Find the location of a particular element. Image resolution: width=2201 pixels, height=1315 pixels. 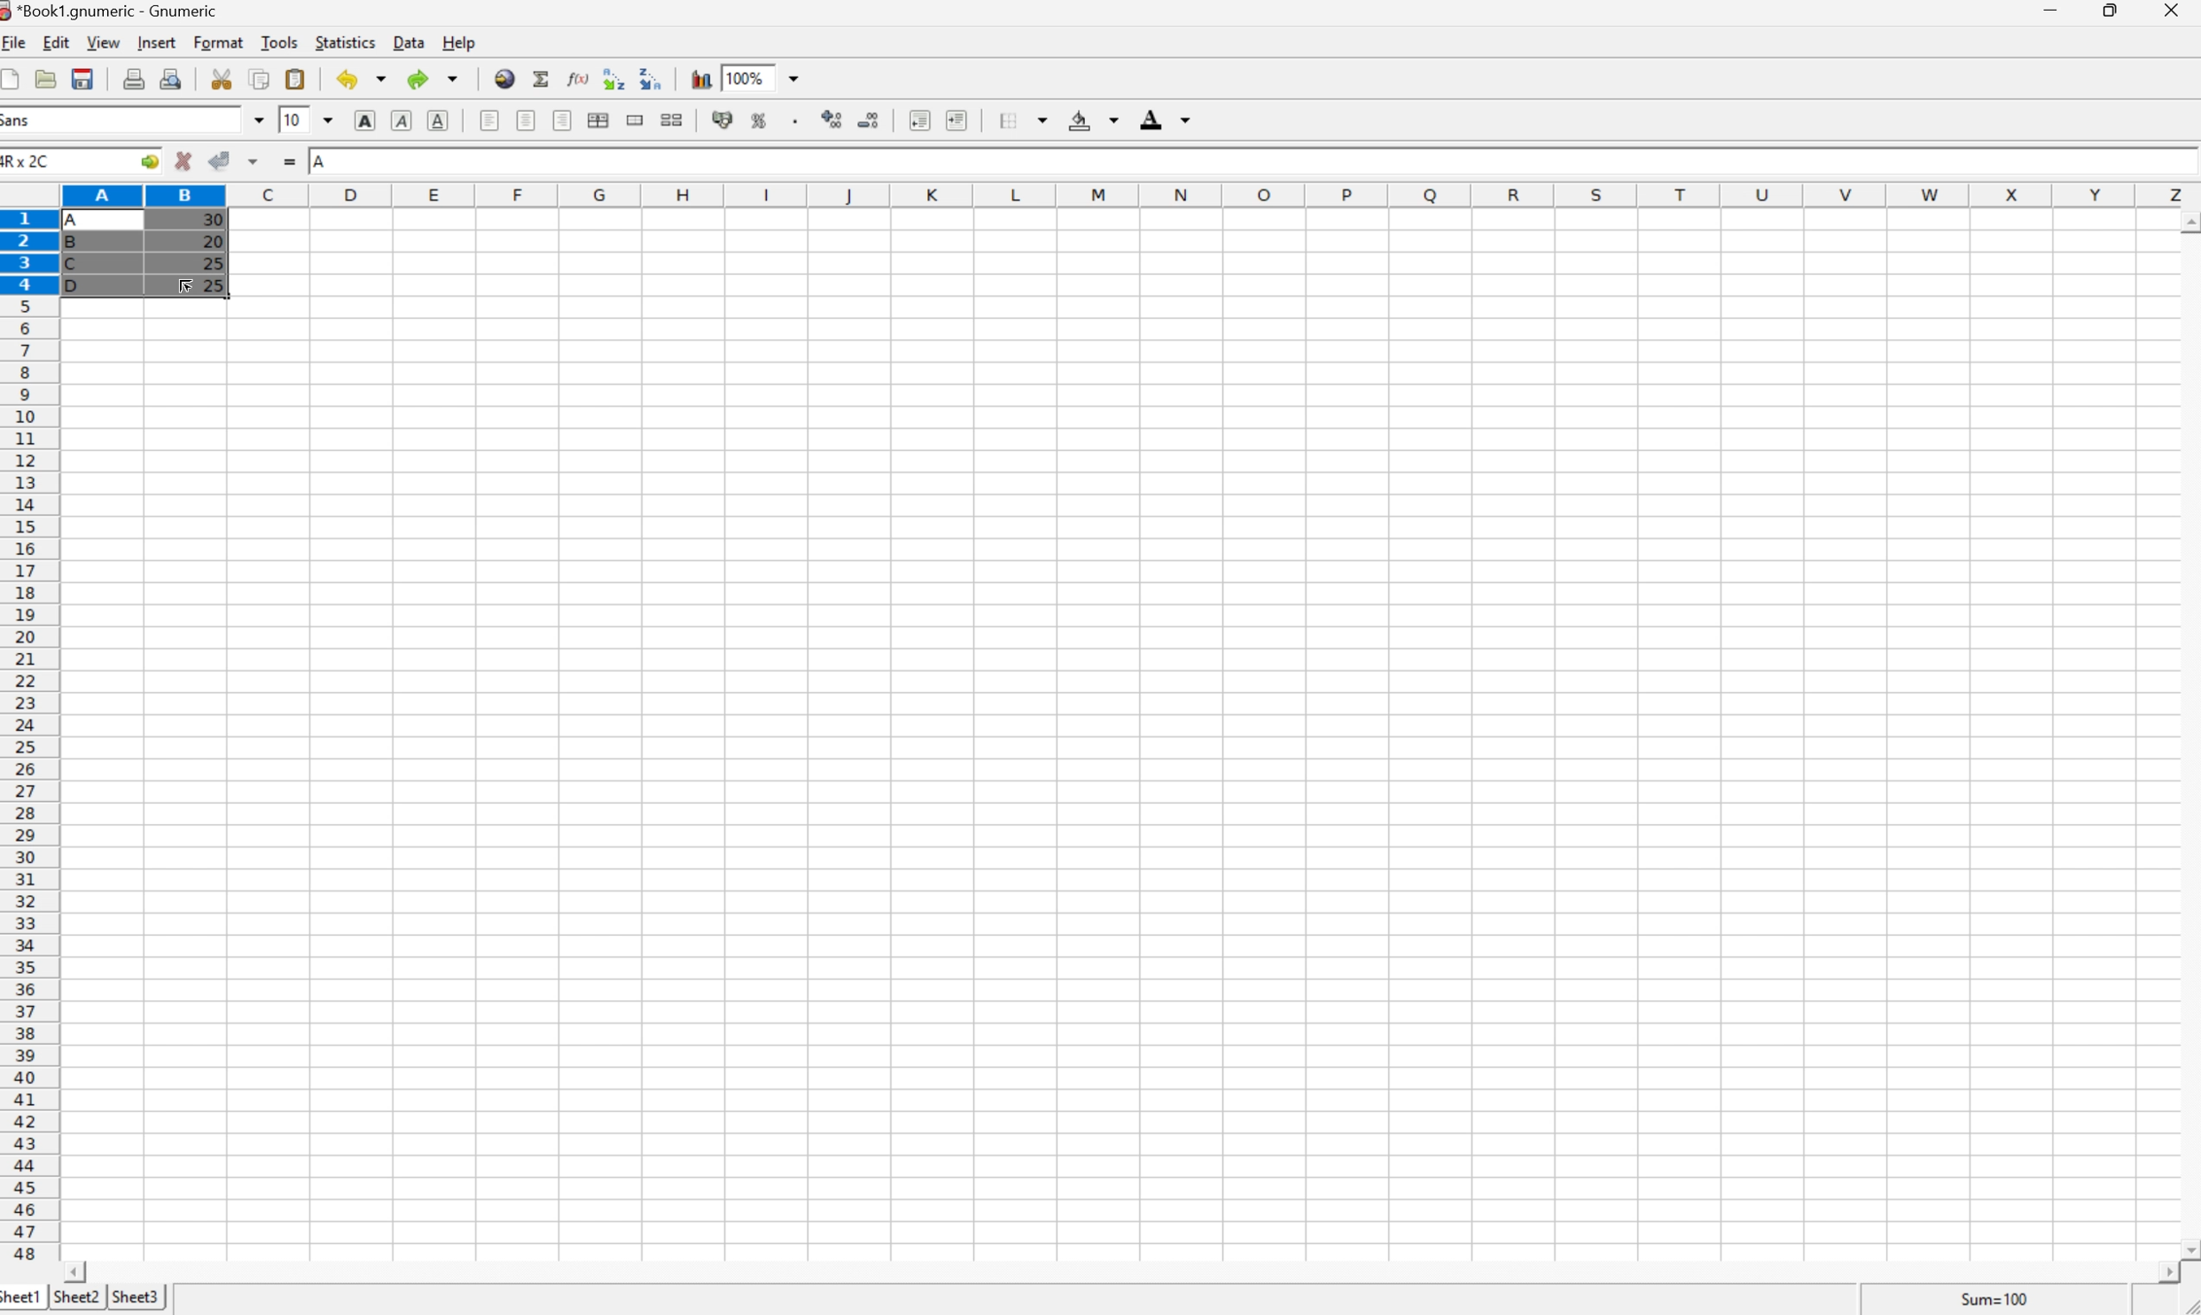

Sheet1 is located at coordinates (22, 1299).